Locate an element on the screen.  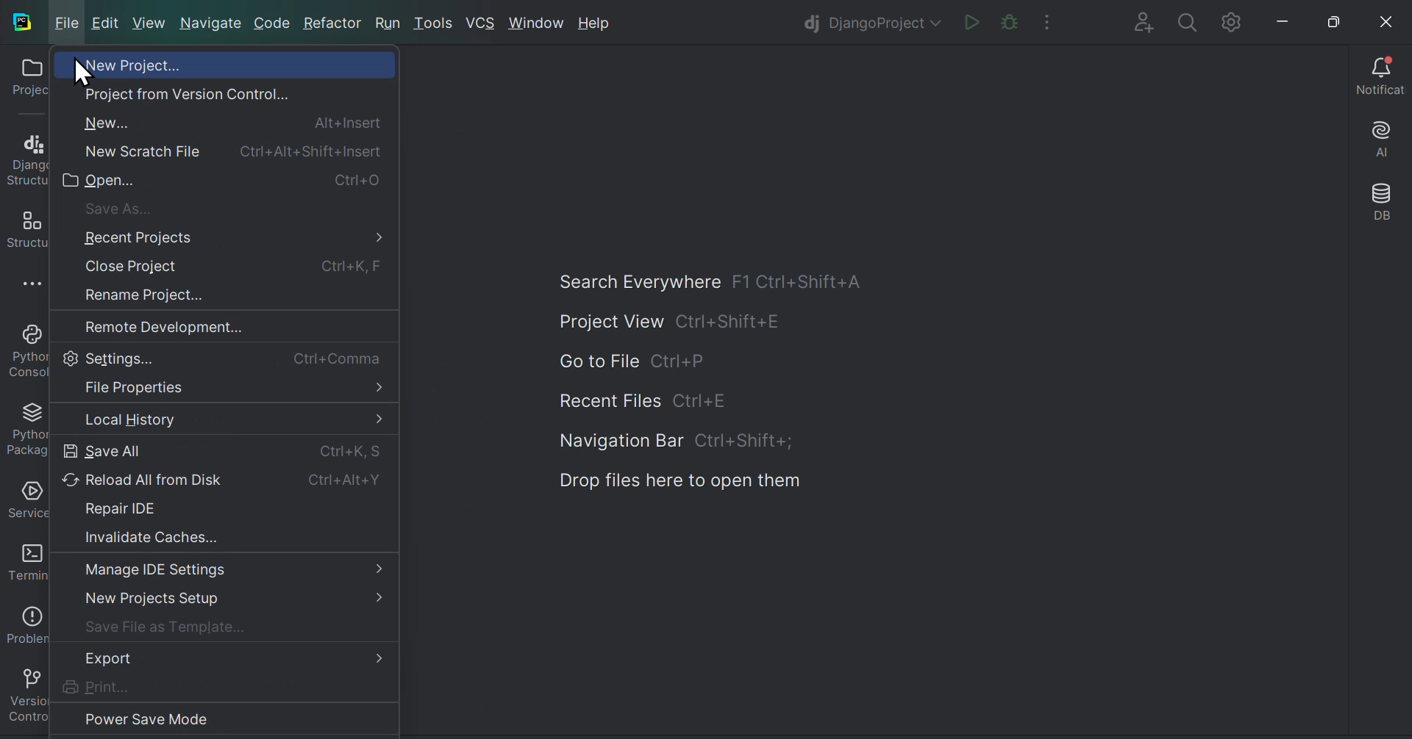
Go to file is located at coordinates (646, 361).